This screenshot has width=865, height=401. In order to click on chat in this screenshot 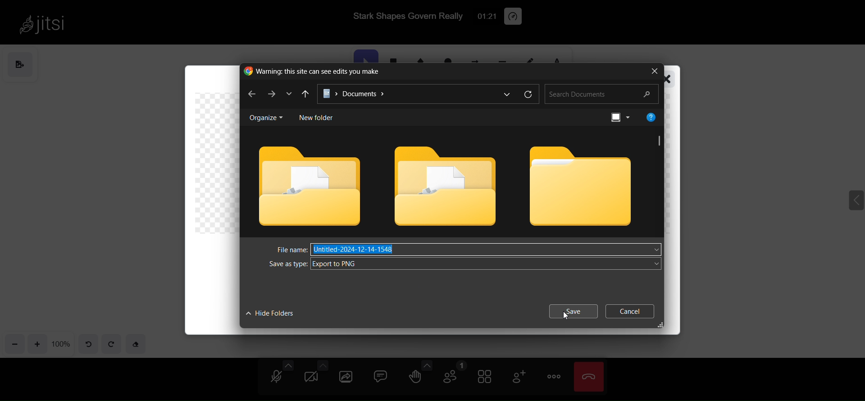, I will do `click(382, 376)`.